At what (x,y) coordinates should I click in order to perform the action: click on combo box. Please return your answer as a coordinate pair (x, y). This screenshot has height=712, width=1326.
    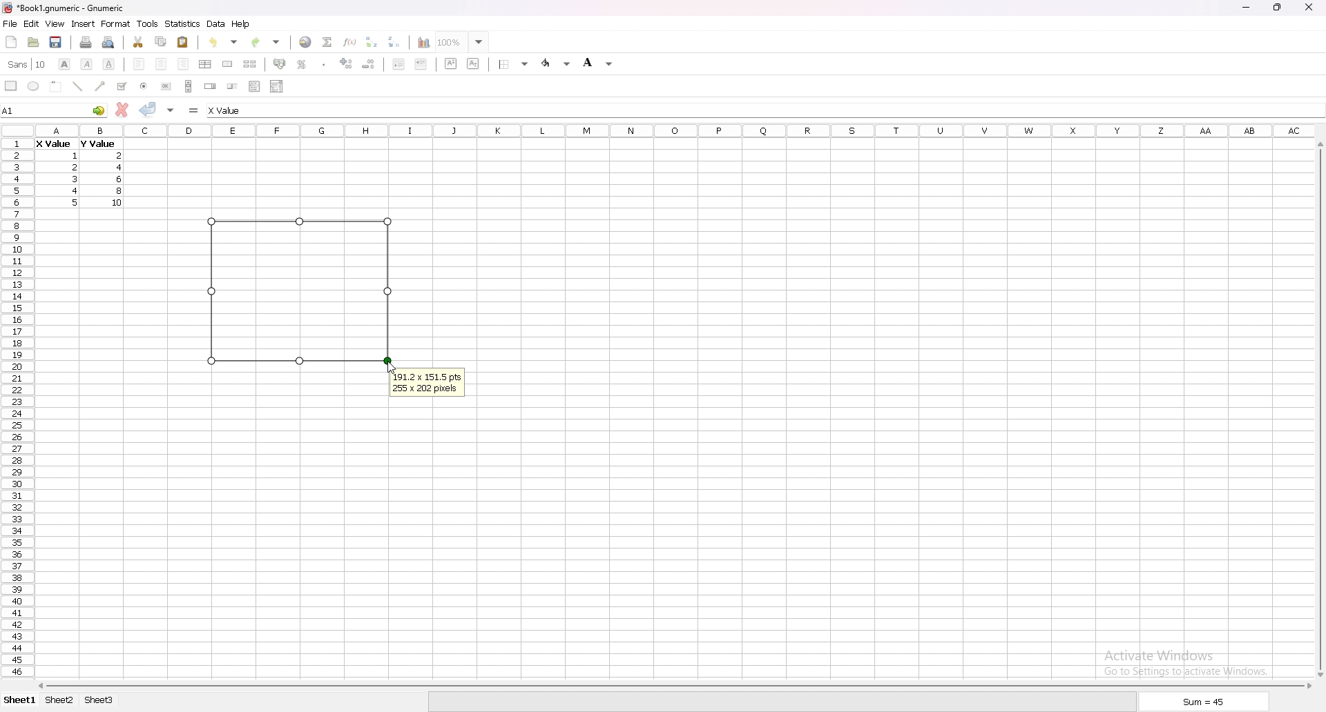
    Looking at the image, I should click on (276, 86).